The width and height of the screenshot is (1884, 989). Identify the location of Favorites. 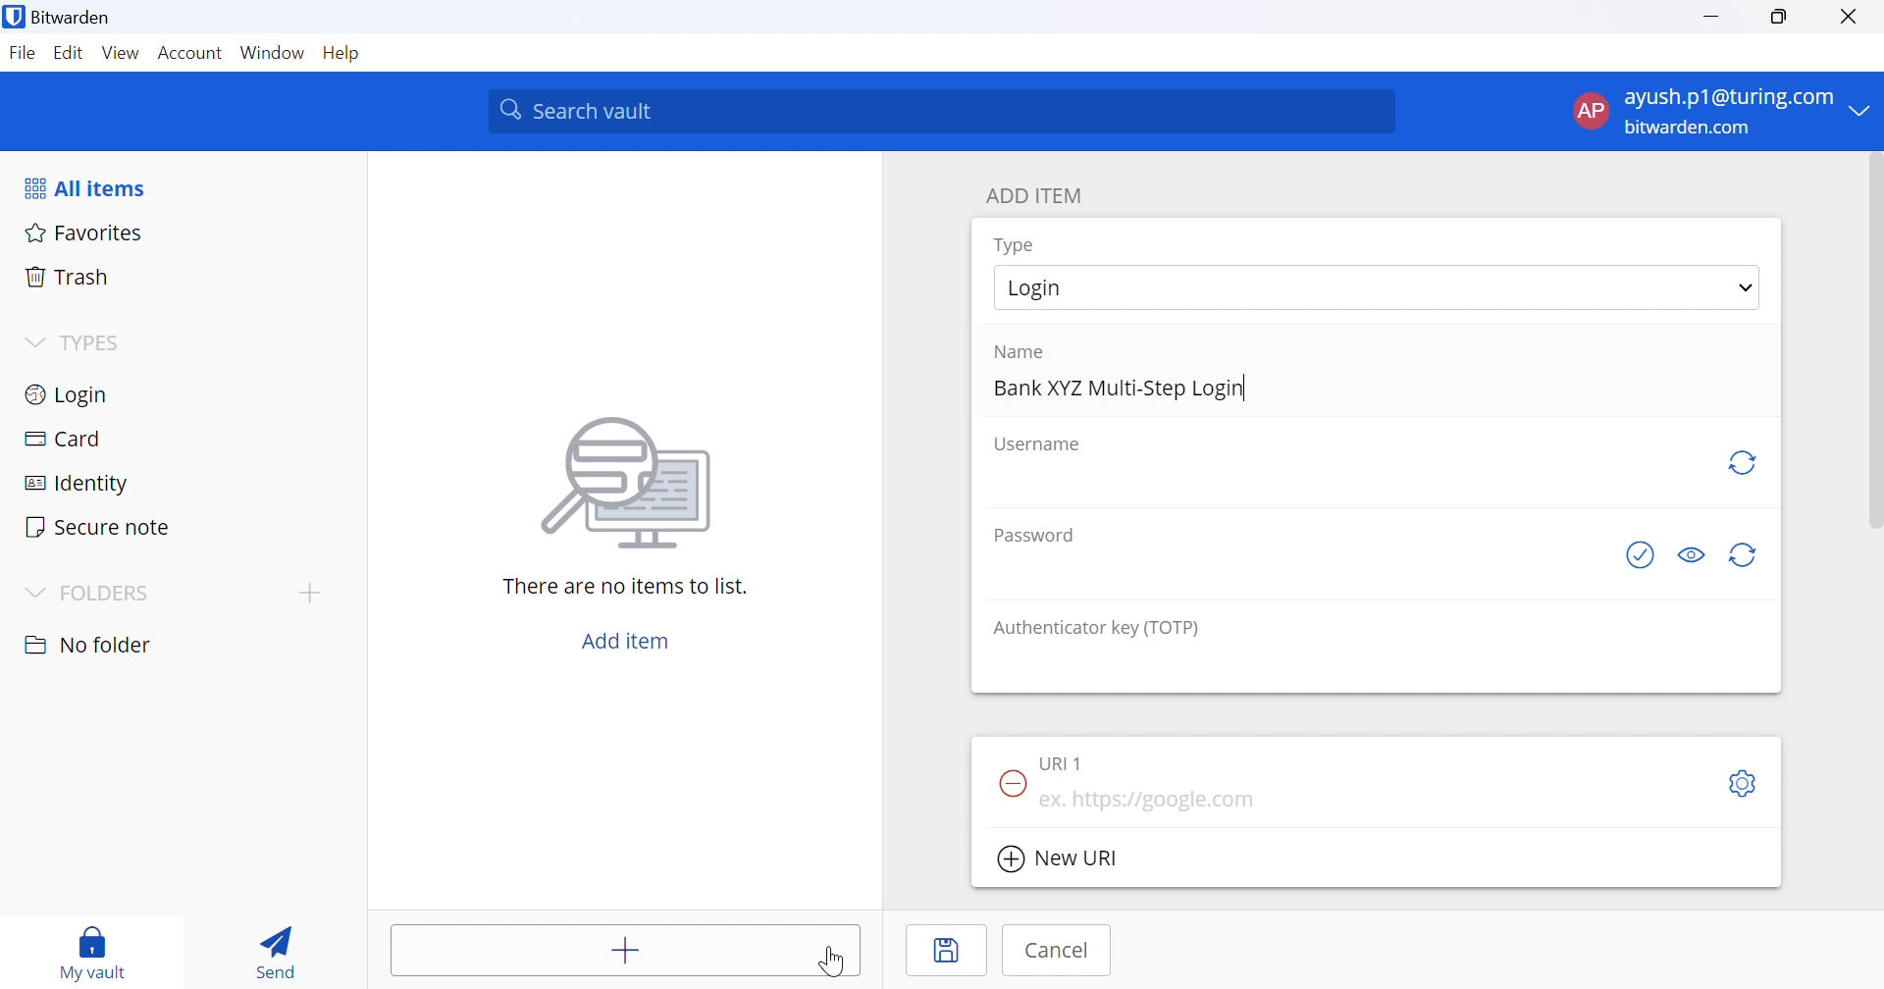
(84, 232).